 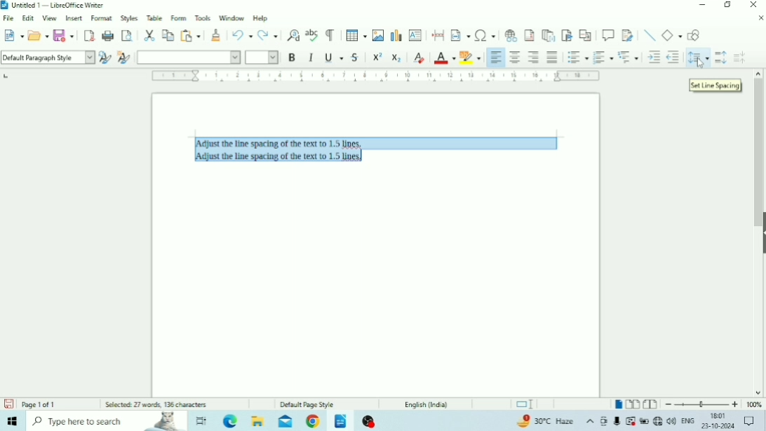 What do you see at coordinates (88, 36) in the screenshot?
I see `Export as PDF` at bounding box center [88, 36].